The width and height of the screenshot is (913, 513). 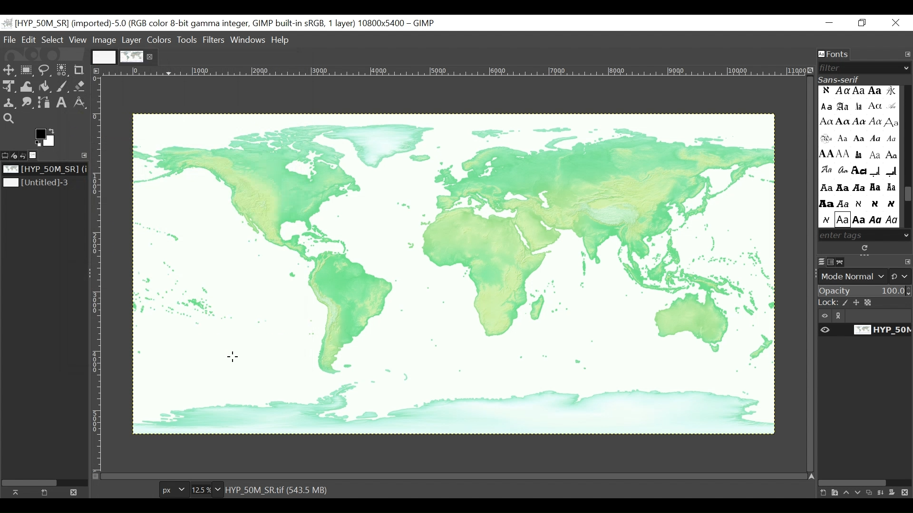 What do you see at coordinates (215, 39) in the screenshot?
I see `Filters` at bounding box center [215, 39].